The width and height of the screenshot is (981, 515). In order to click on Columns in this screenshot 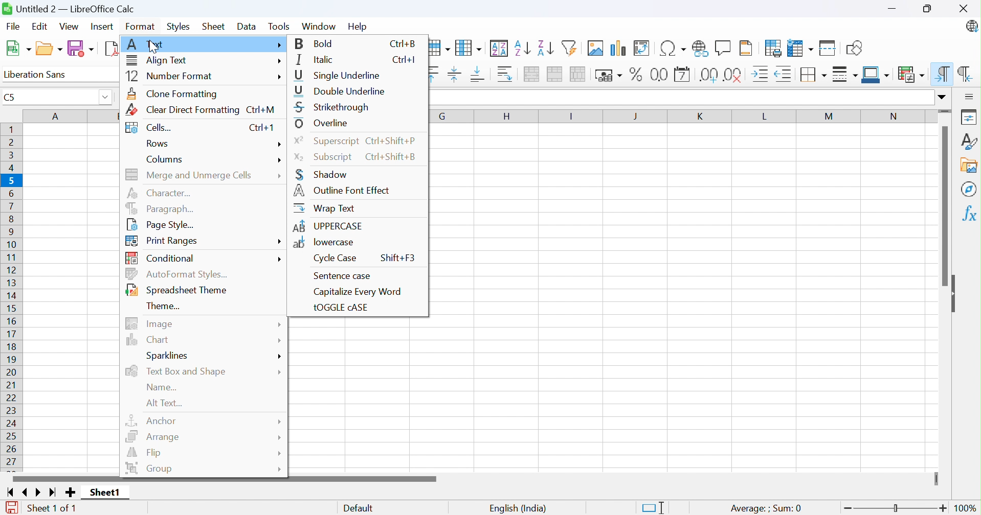, I will do `click(166, 158)`.